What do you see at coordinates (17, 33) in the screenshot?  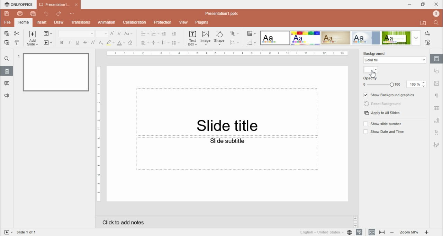 I see `cut` at bounding box center [17, 33].